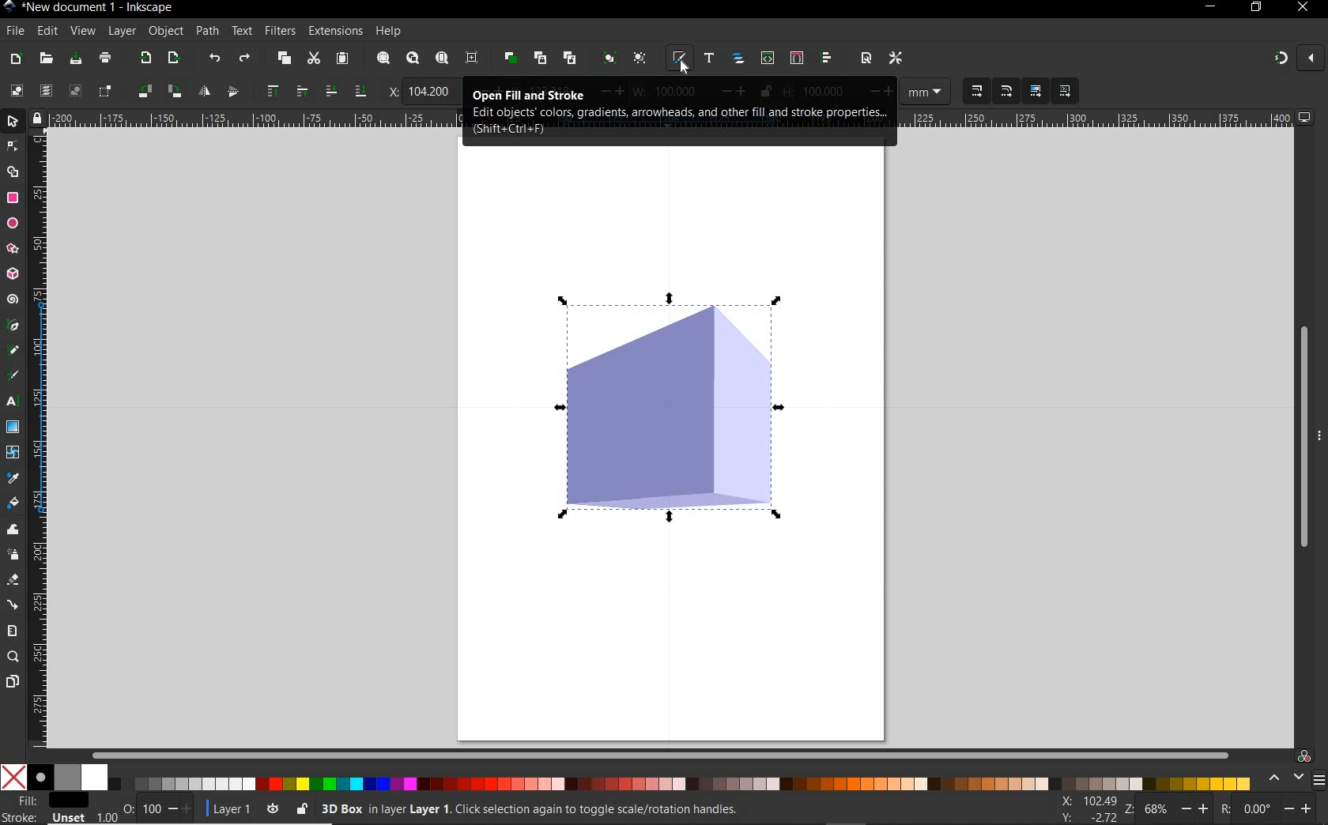 Image resolution: width=1328 pixels, height=825 pixels. I want to click on COLOR MODE, so click(627, 778).